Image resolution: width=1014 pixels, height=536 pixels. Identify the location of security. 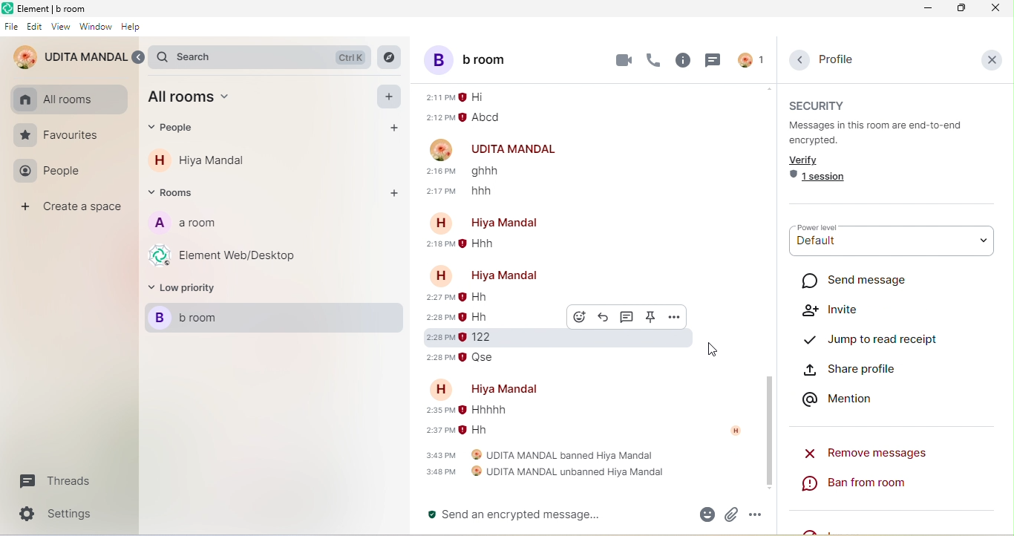
(822, 105).